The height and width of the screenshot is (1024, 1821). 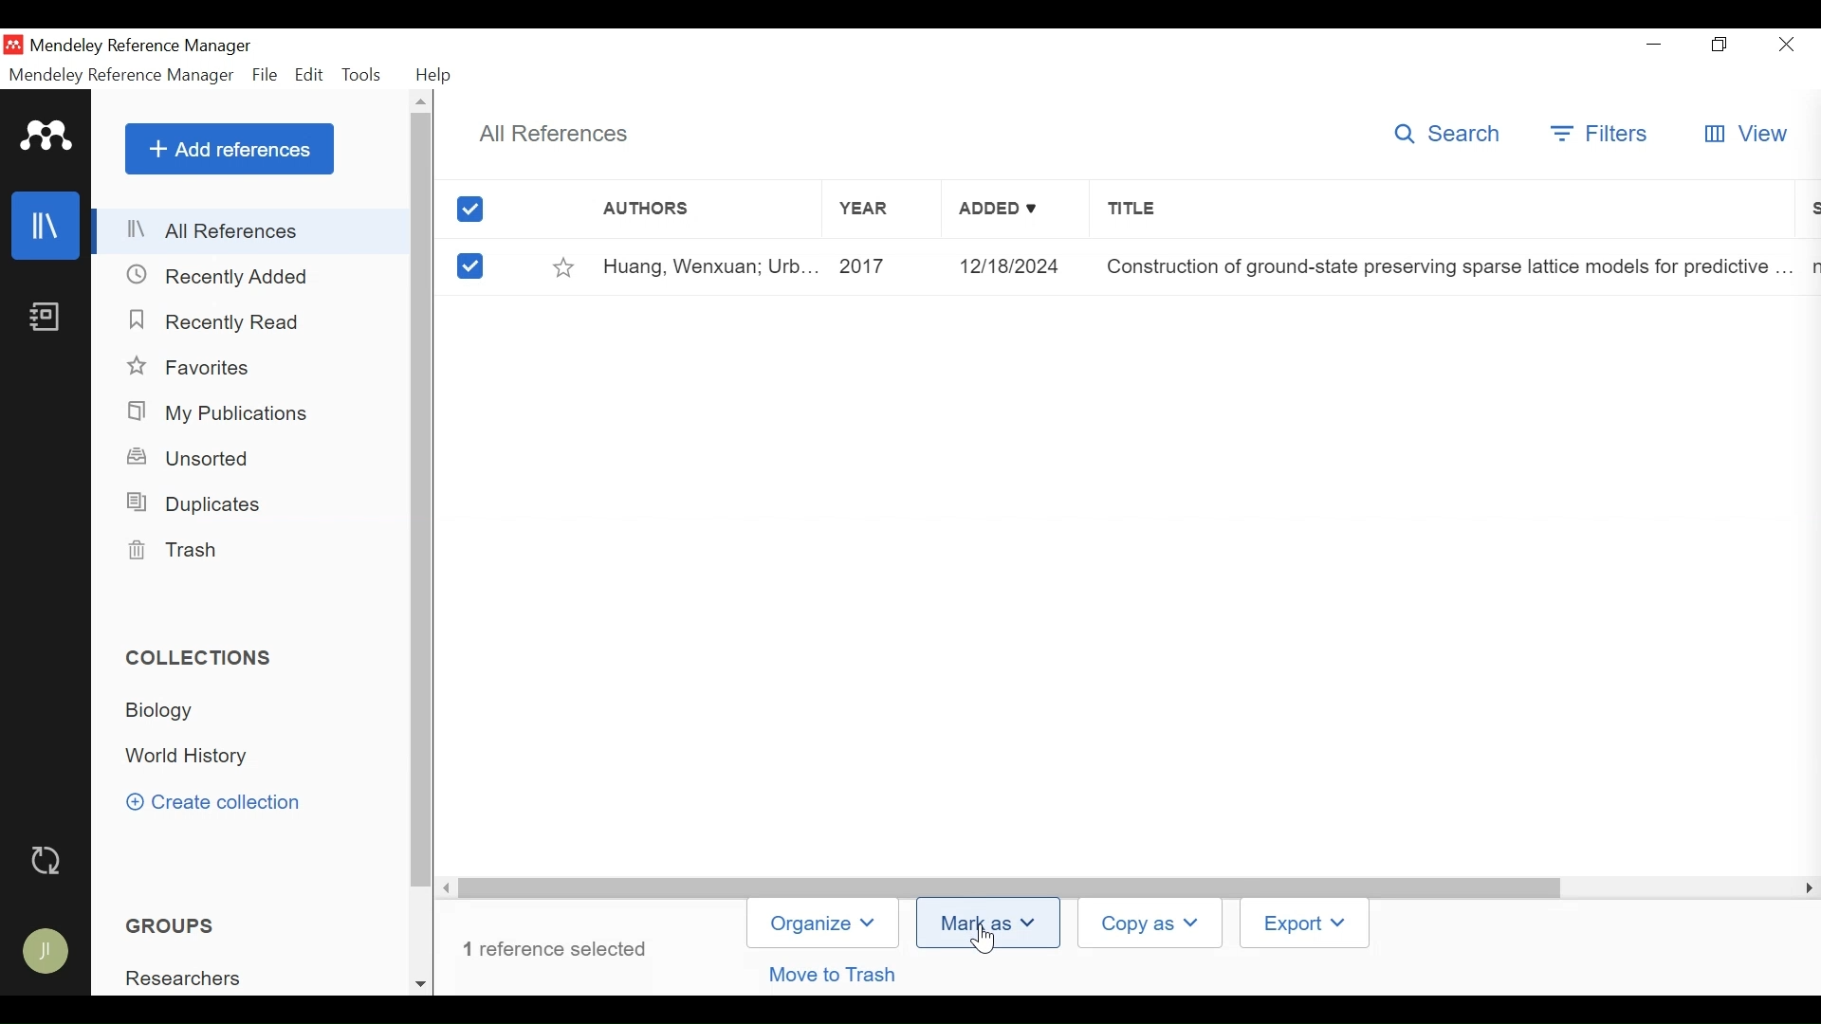 What do you see at coordinates (48, 950) in the screenshot?
I see `Avatar` at bounding box center [48, 950].